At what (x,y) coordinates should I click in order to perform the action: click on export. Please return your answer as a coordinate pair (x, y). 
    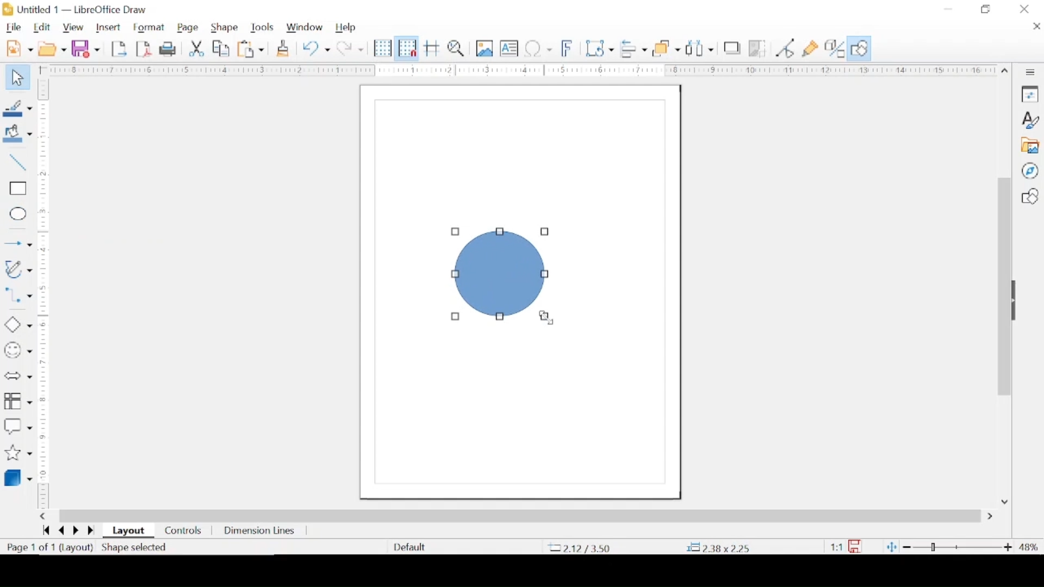
    Looking at the image, I should click on (120, 48).